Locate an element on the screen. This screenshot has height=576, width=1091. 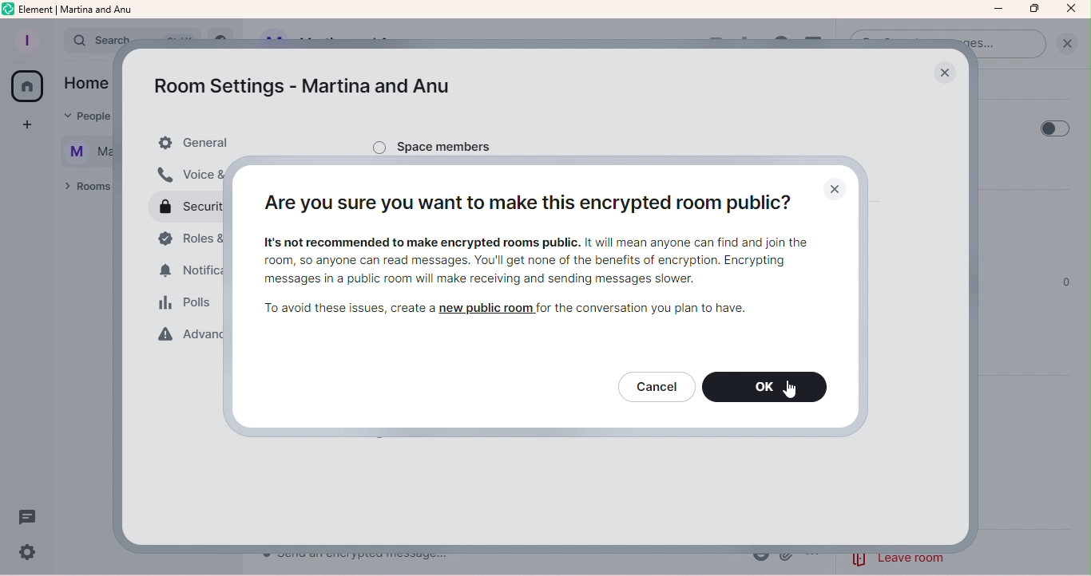
Notifications is located at coordinates (186, 271).